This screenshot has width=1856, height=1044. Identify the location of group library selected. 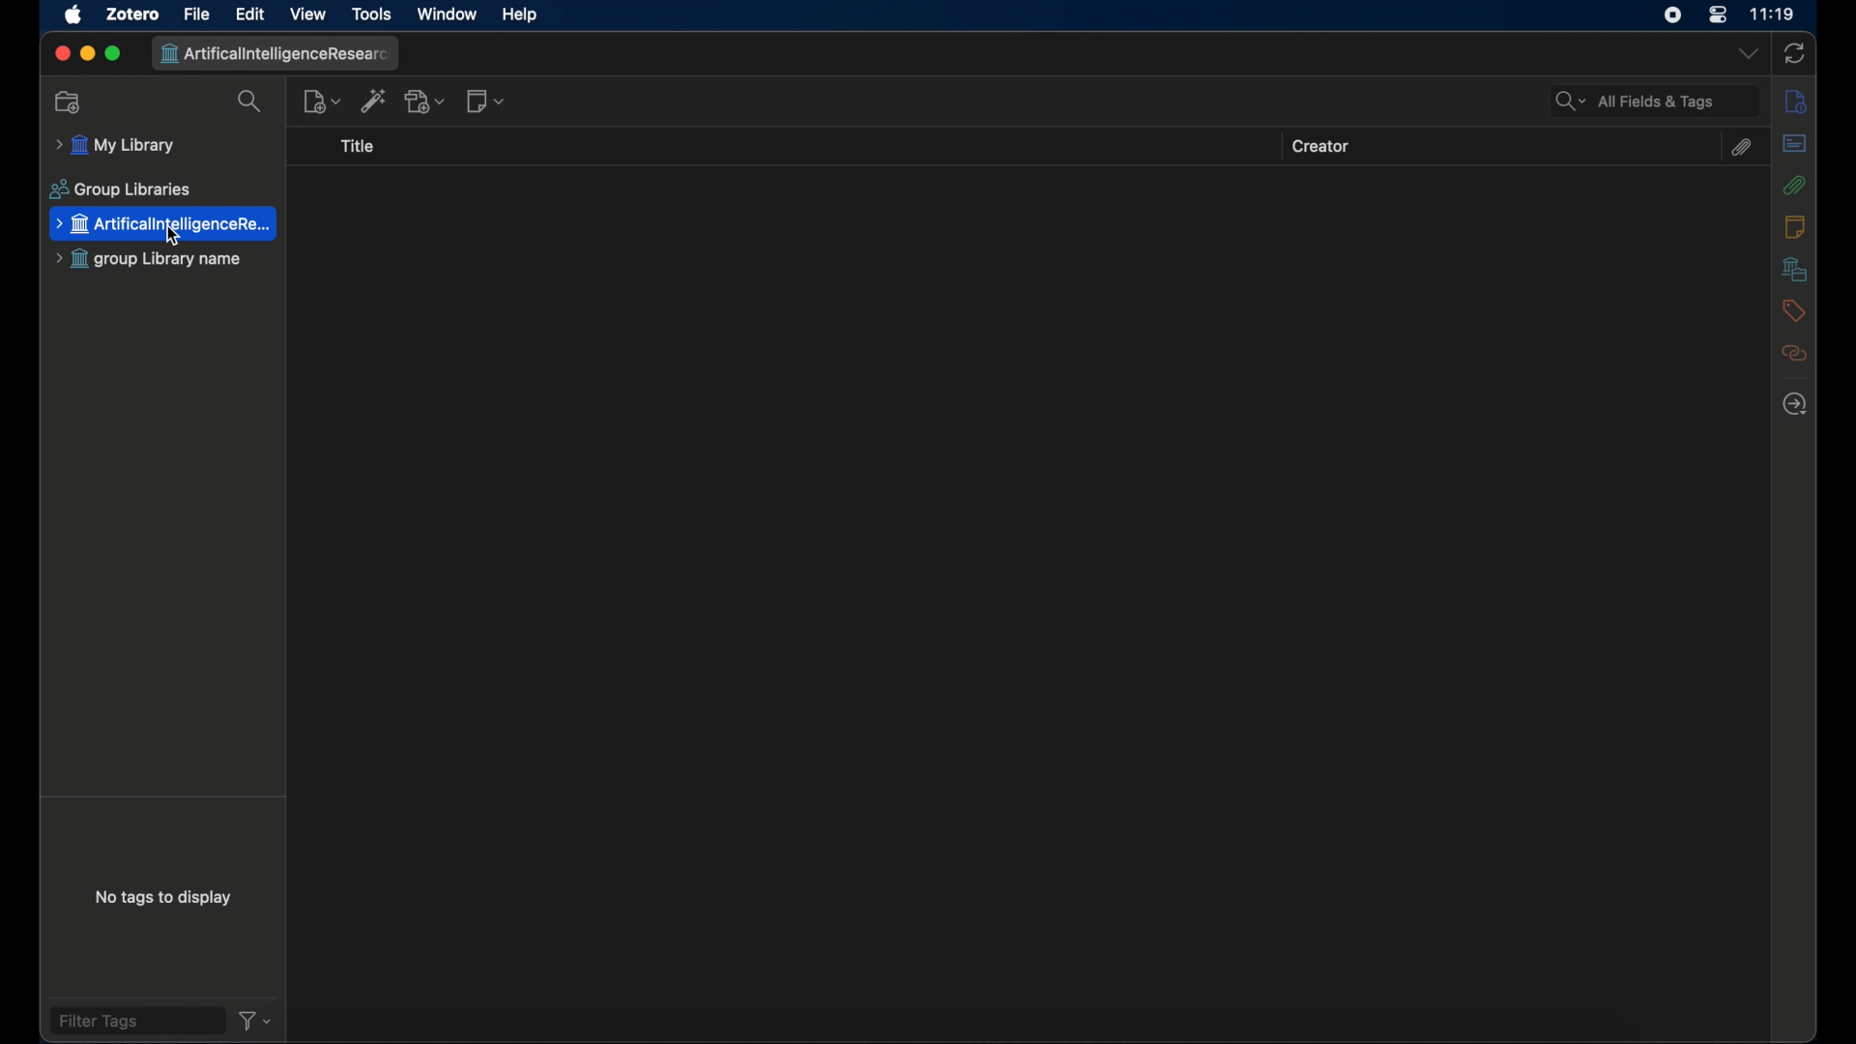
(165, 224).